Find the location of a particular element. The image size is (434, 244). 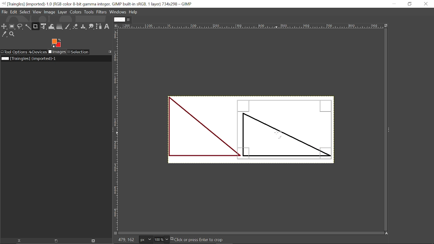

Text tool is located at coordinates (389, 89).